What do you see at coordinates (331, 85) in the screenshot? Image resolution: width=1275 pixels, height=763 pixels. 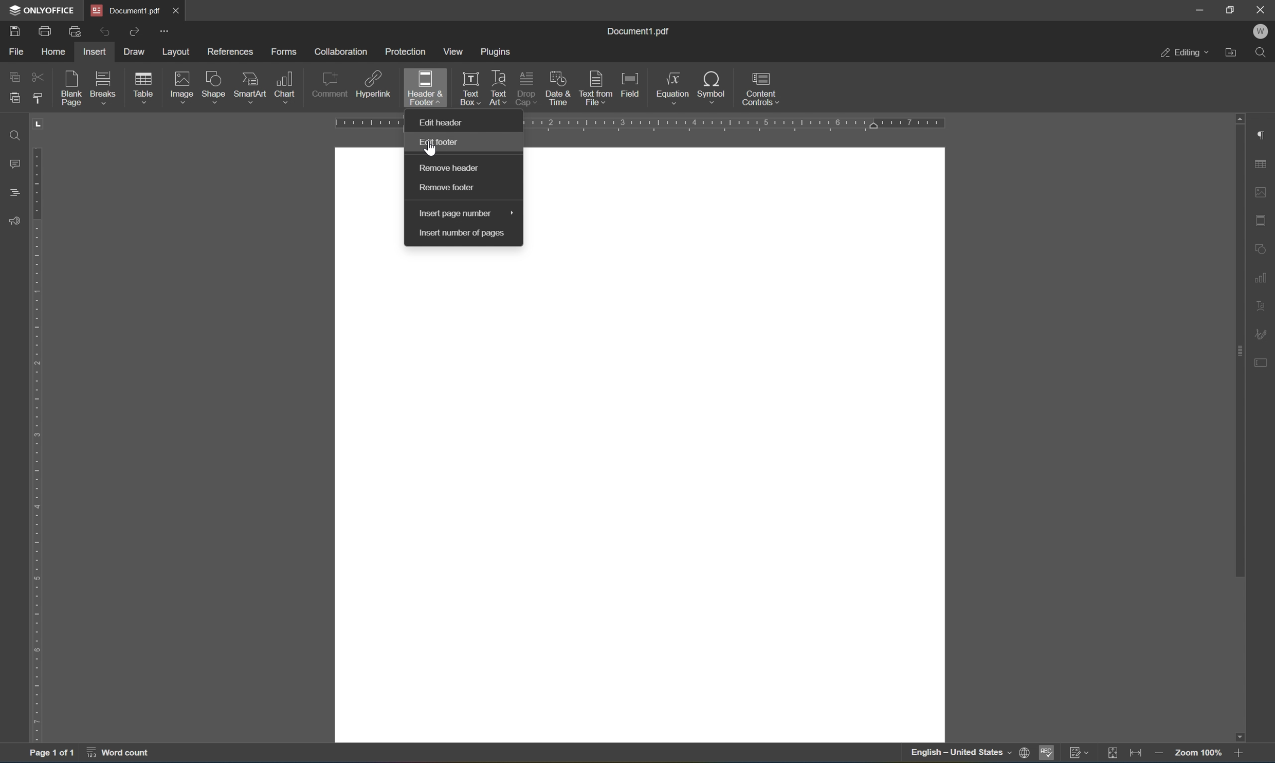 I see `comment` at bounding box center [331, 85].